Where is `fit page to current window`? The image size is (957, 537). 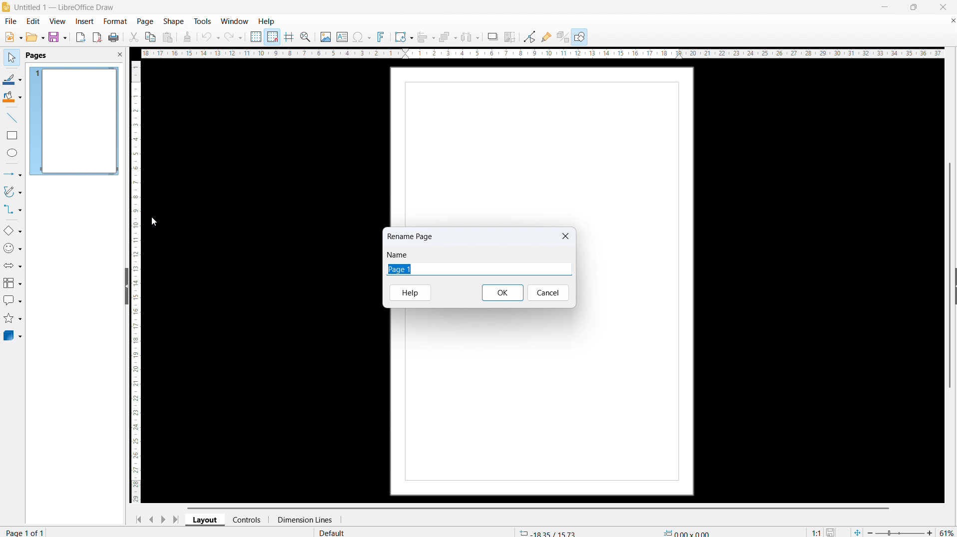
fit page to current window is located at coordinates (857, 532).